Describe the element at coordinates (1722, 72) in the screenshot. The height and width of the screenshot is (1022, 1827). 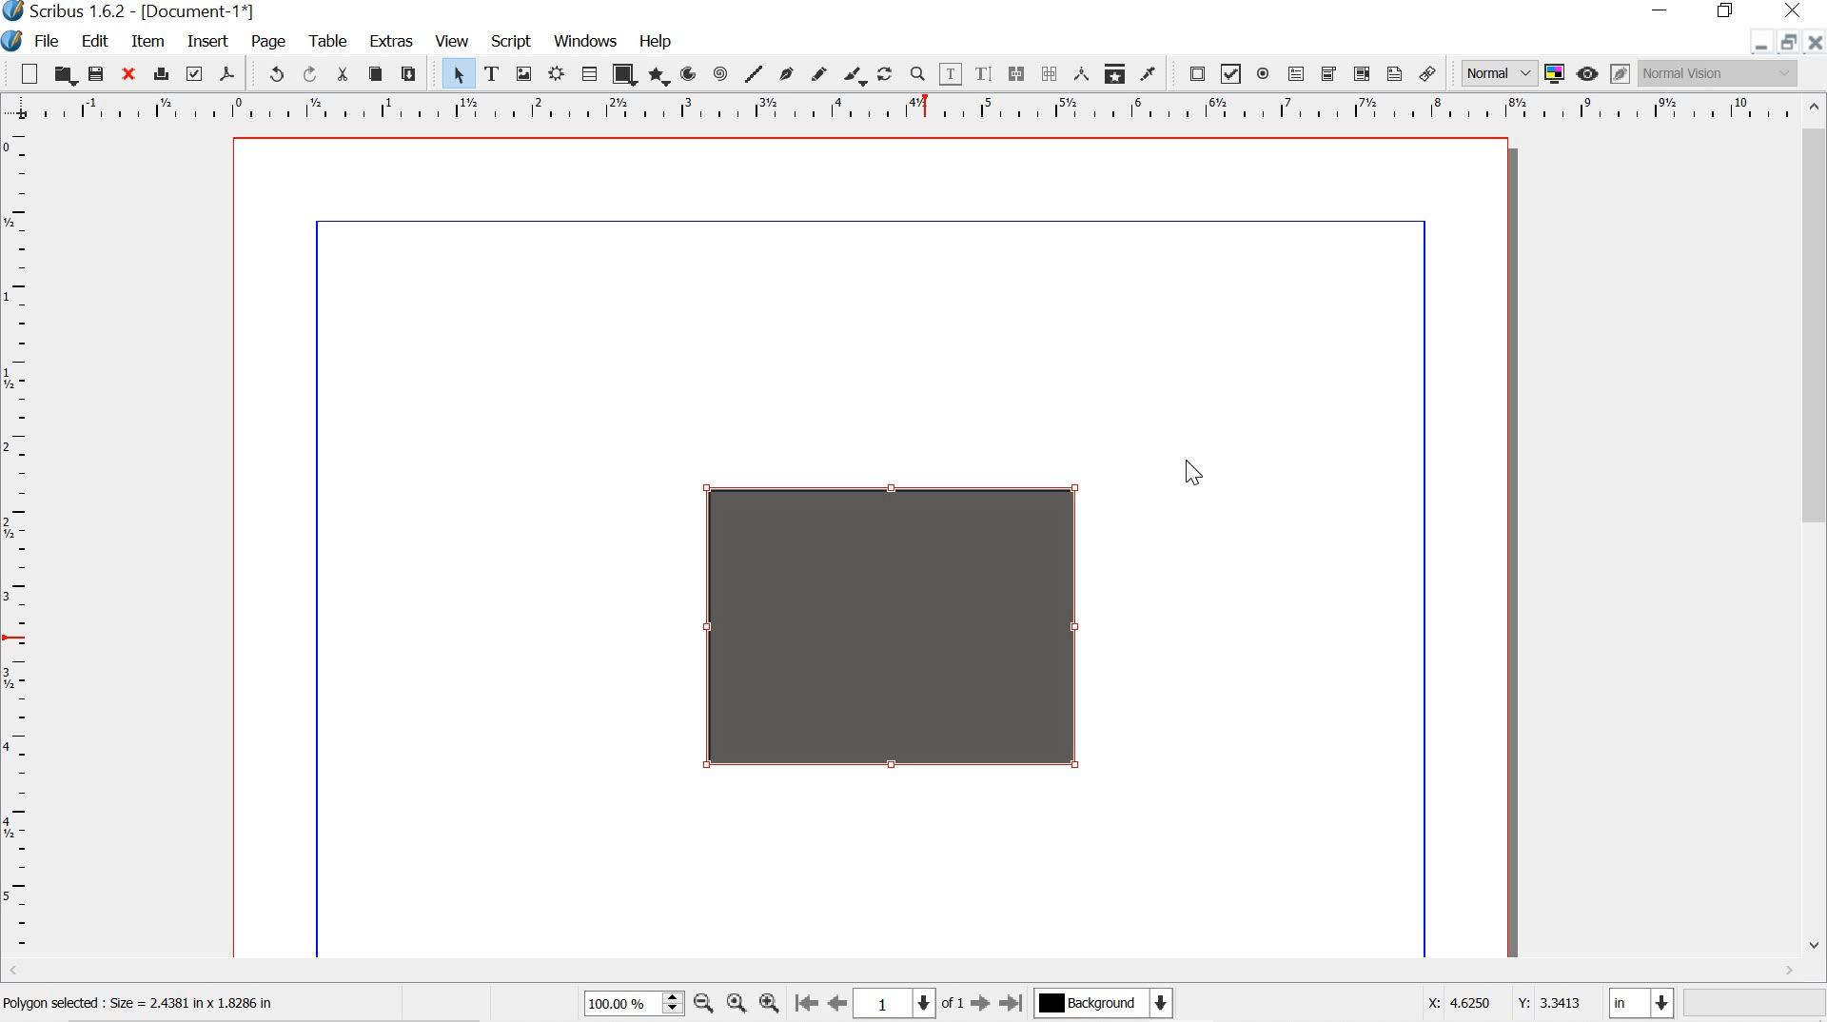
I see `Normal vision` at that location.